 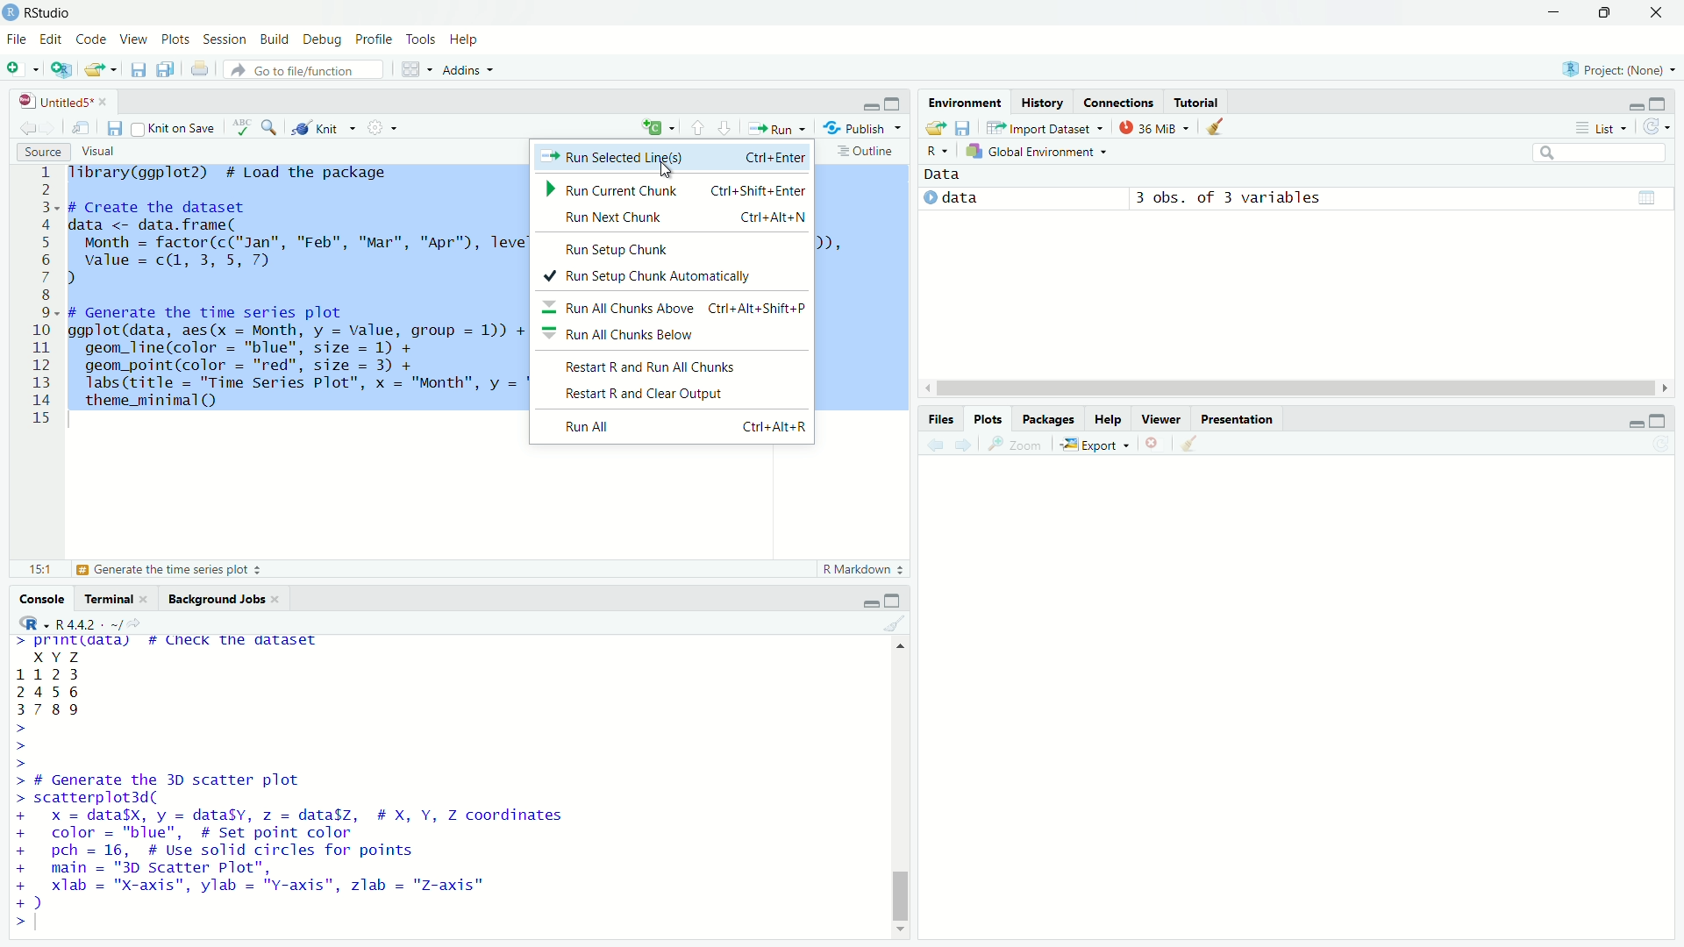 I want to click on show in new window, so click(x=84, y=125).